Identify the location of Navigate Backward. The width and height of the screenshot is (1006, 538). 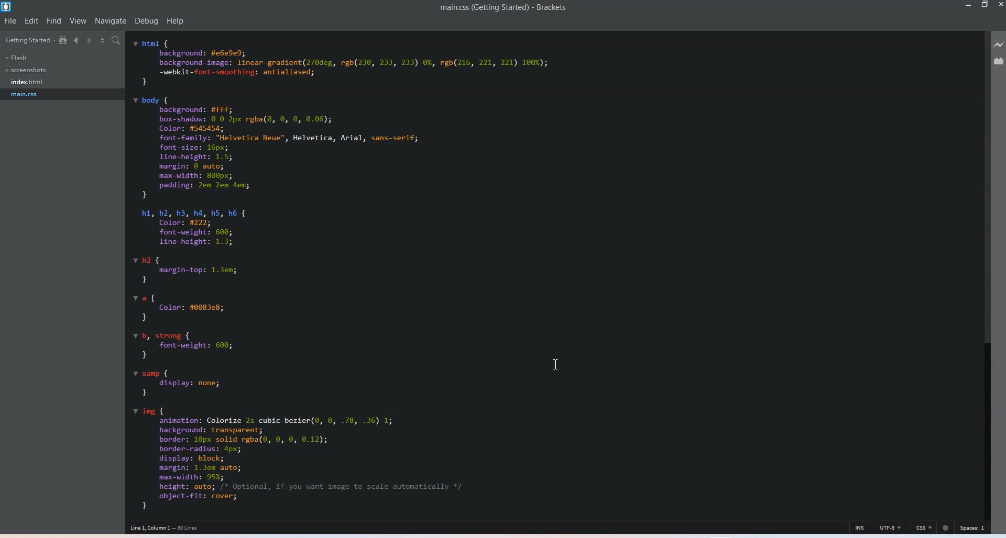
(78, 40).